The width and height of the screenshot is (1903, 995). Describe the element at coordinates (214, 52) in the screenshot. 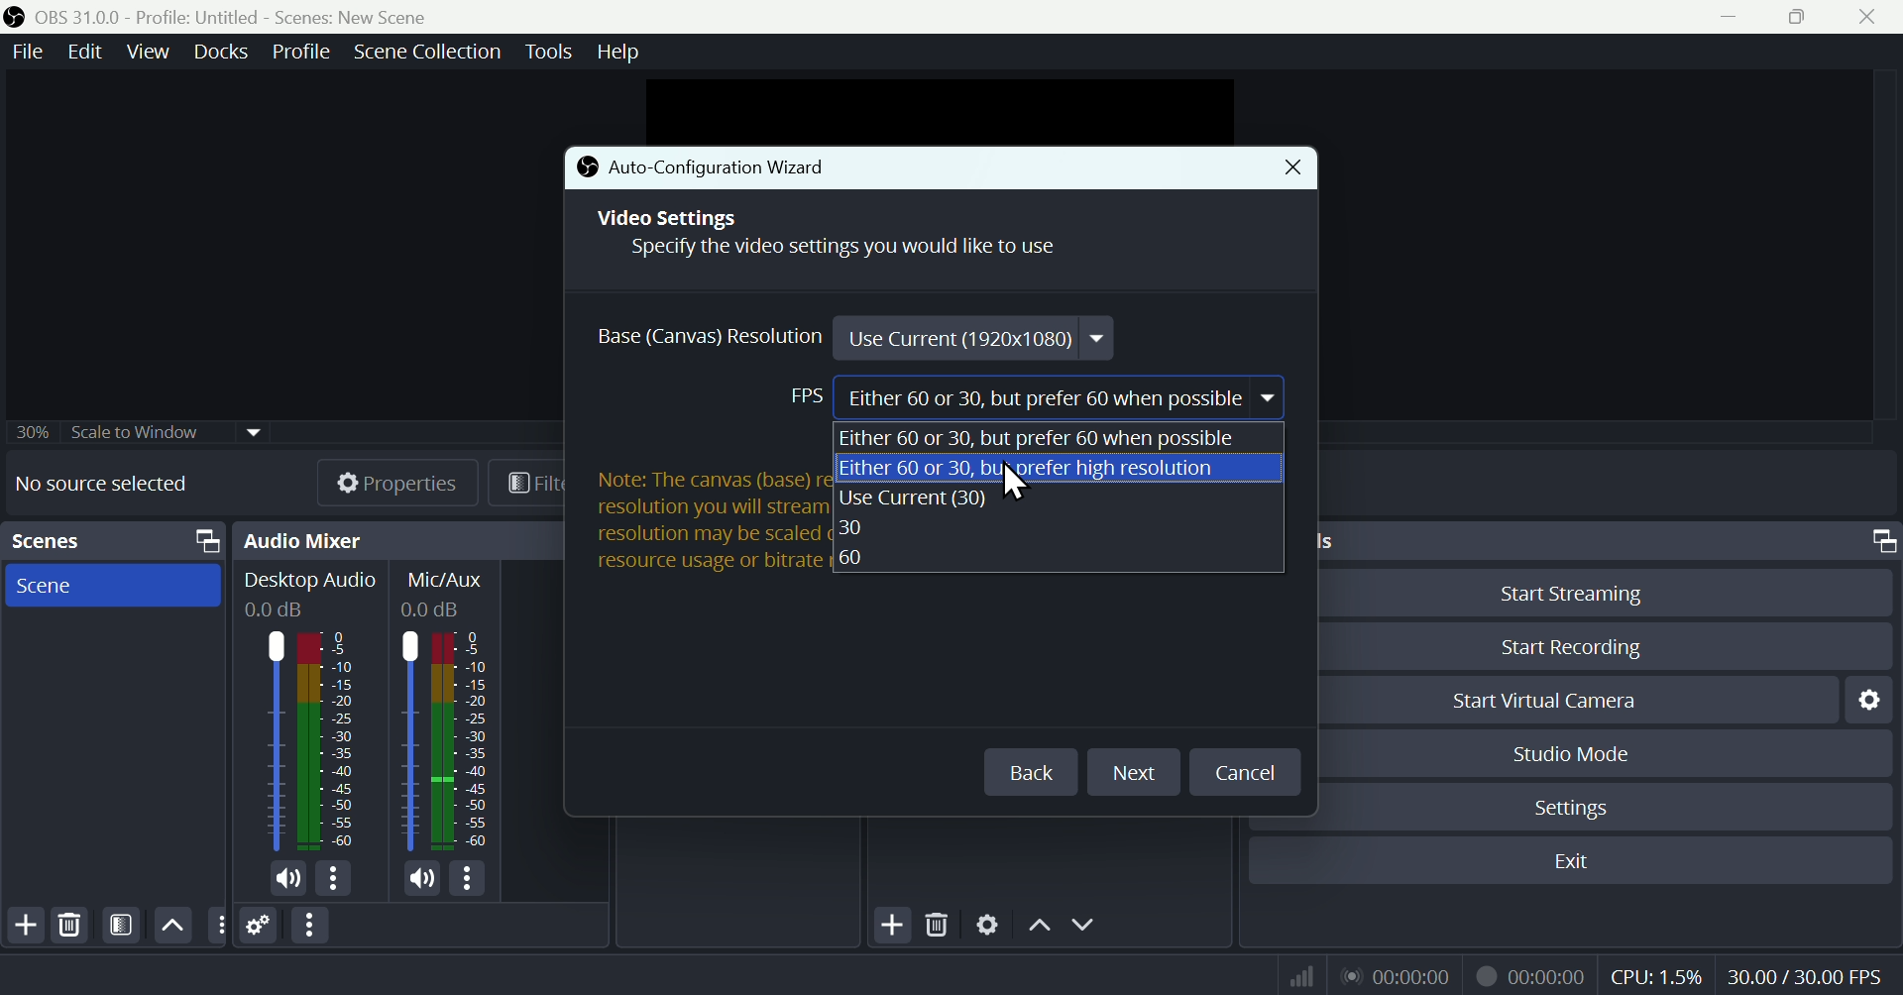

I see `Docks` at that location.